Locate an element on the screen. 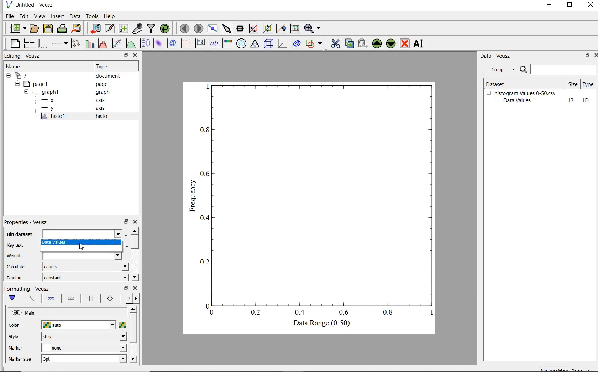 Image resolution: width=598 pixels, height=372 pixels. Data is located at coordinates (75, 16).